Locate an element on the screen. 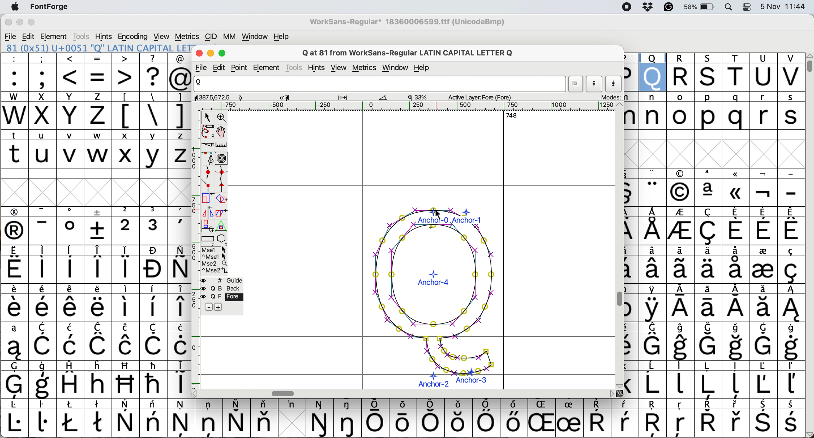 This screenshot has width=814, height=438. hints is located at coordinates (319, 67).